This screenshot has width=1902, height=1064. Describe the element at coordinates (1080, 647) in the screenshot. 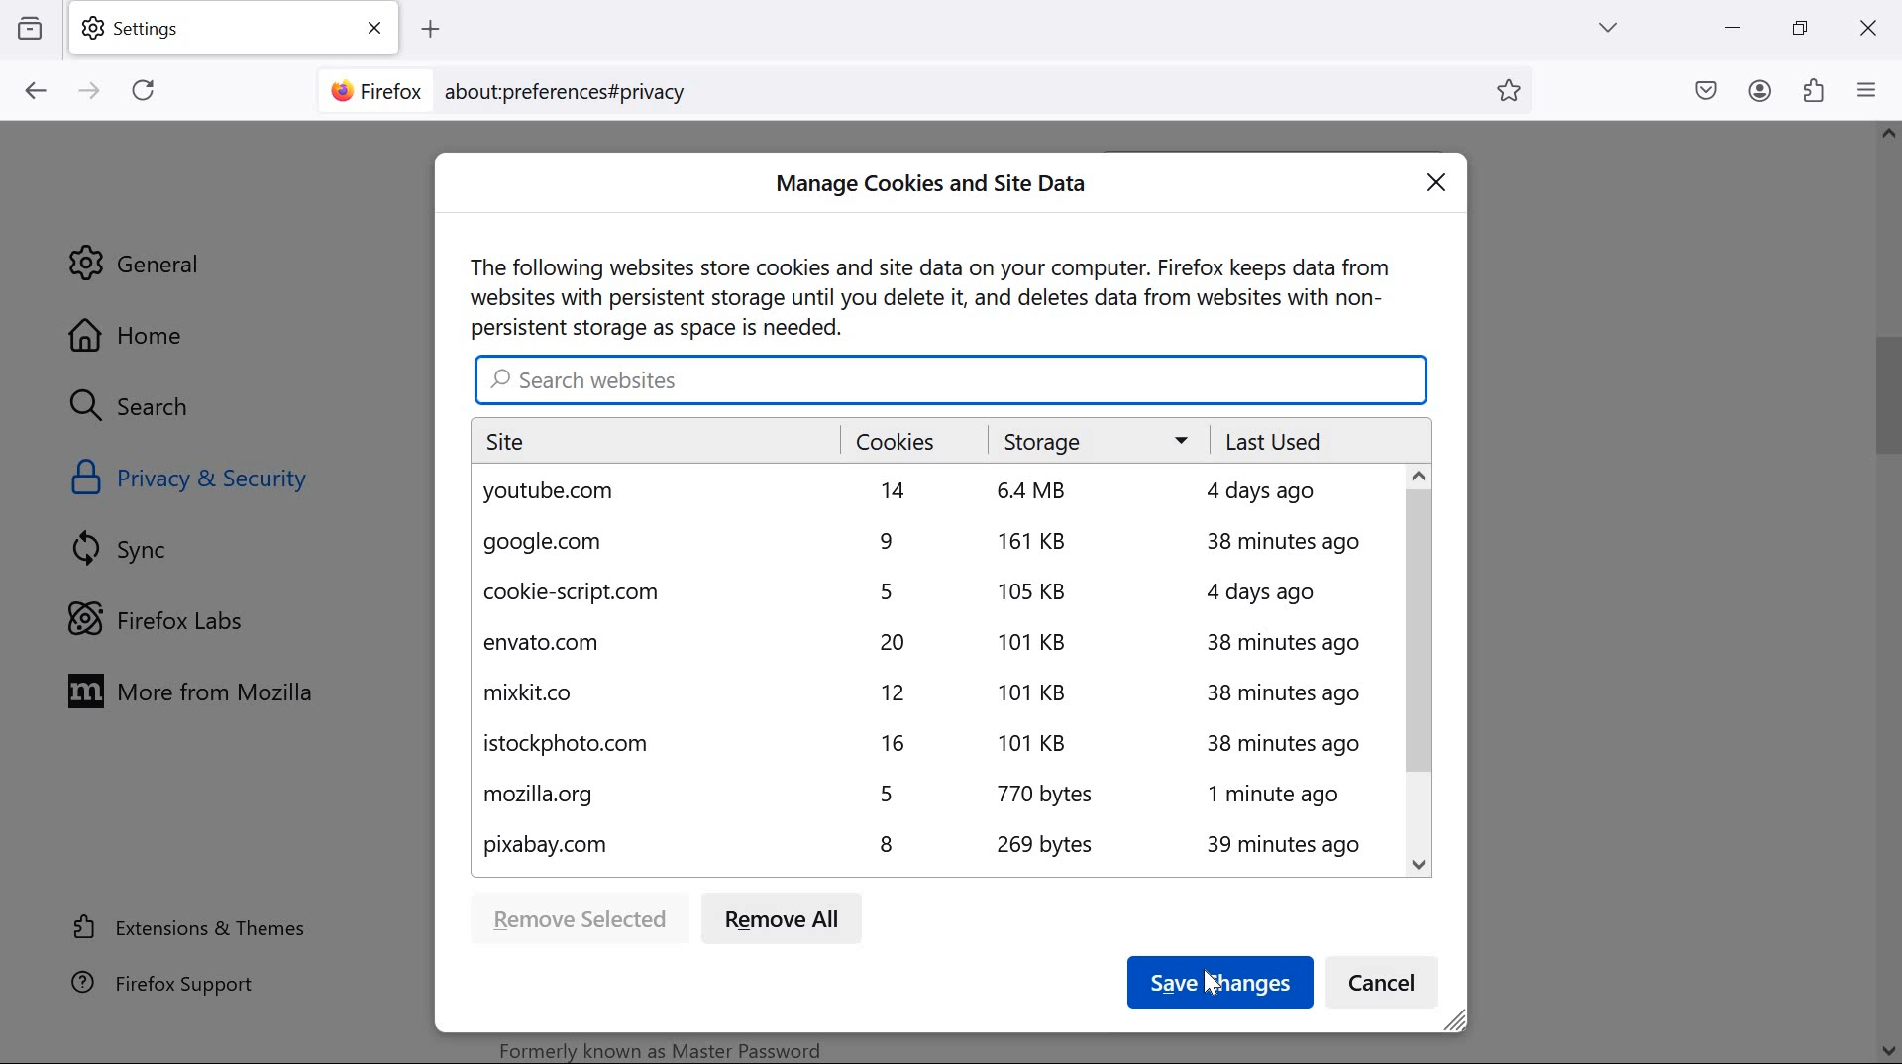

I see `Storage =
6.4 MB

161 KB

105 KB

101 KB

101 KB

101 KB

770 bytes

269 bytes` at that location.